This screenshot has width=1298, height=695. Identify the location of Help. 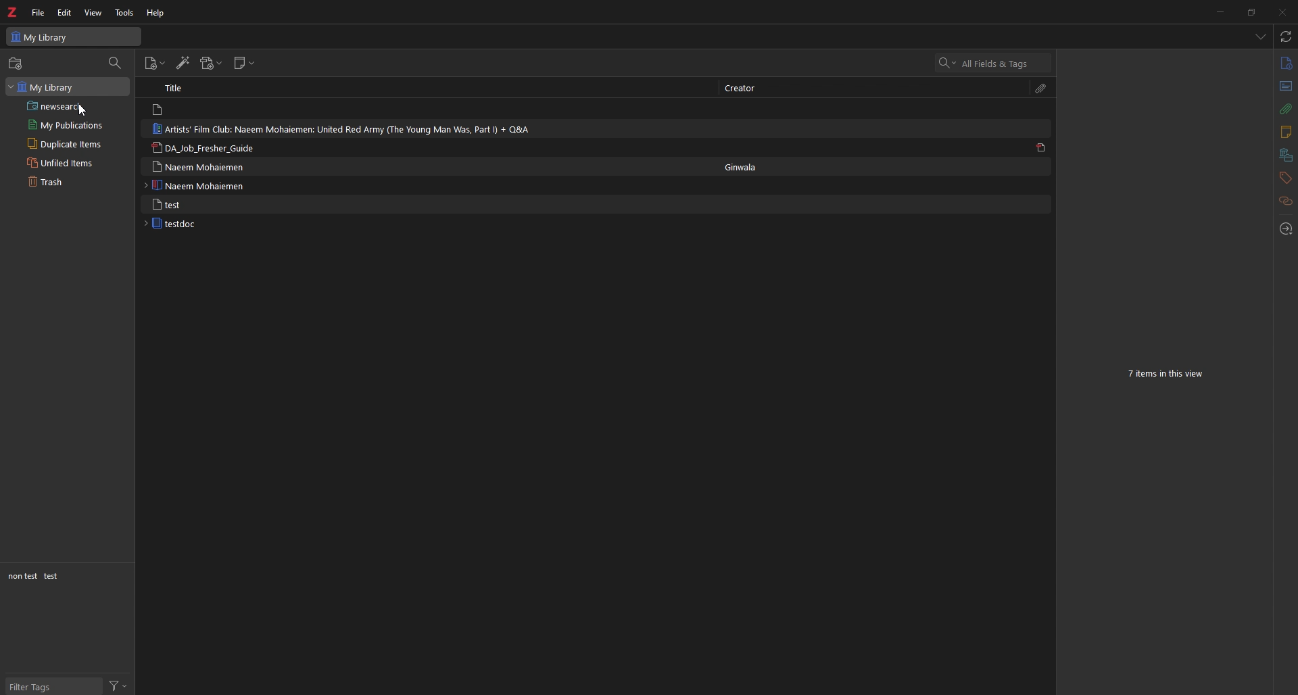
(151, 12).